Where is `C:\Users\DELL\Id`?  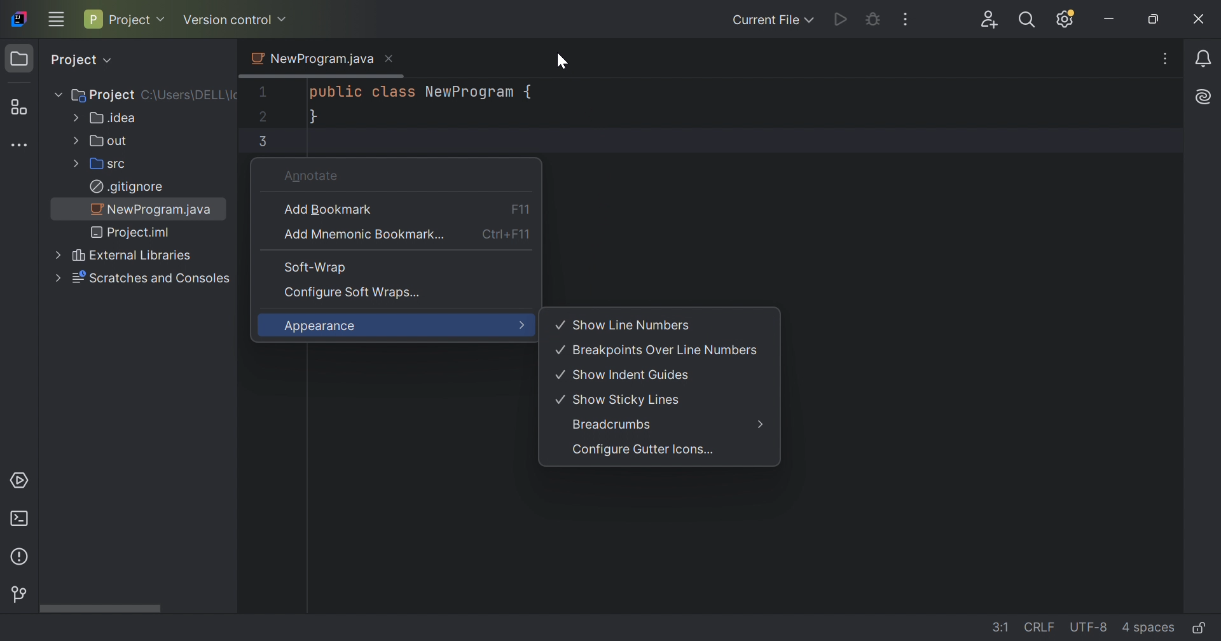
C:\Users\DELL\Id is located at coordinates (190, 97).